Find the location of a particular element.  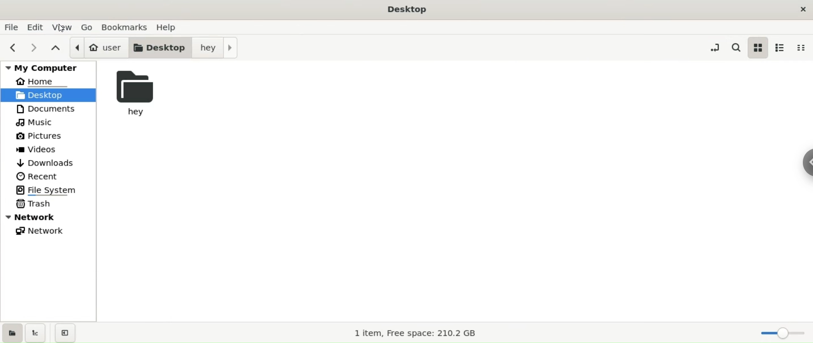

go is located at coordinates (88, 27).